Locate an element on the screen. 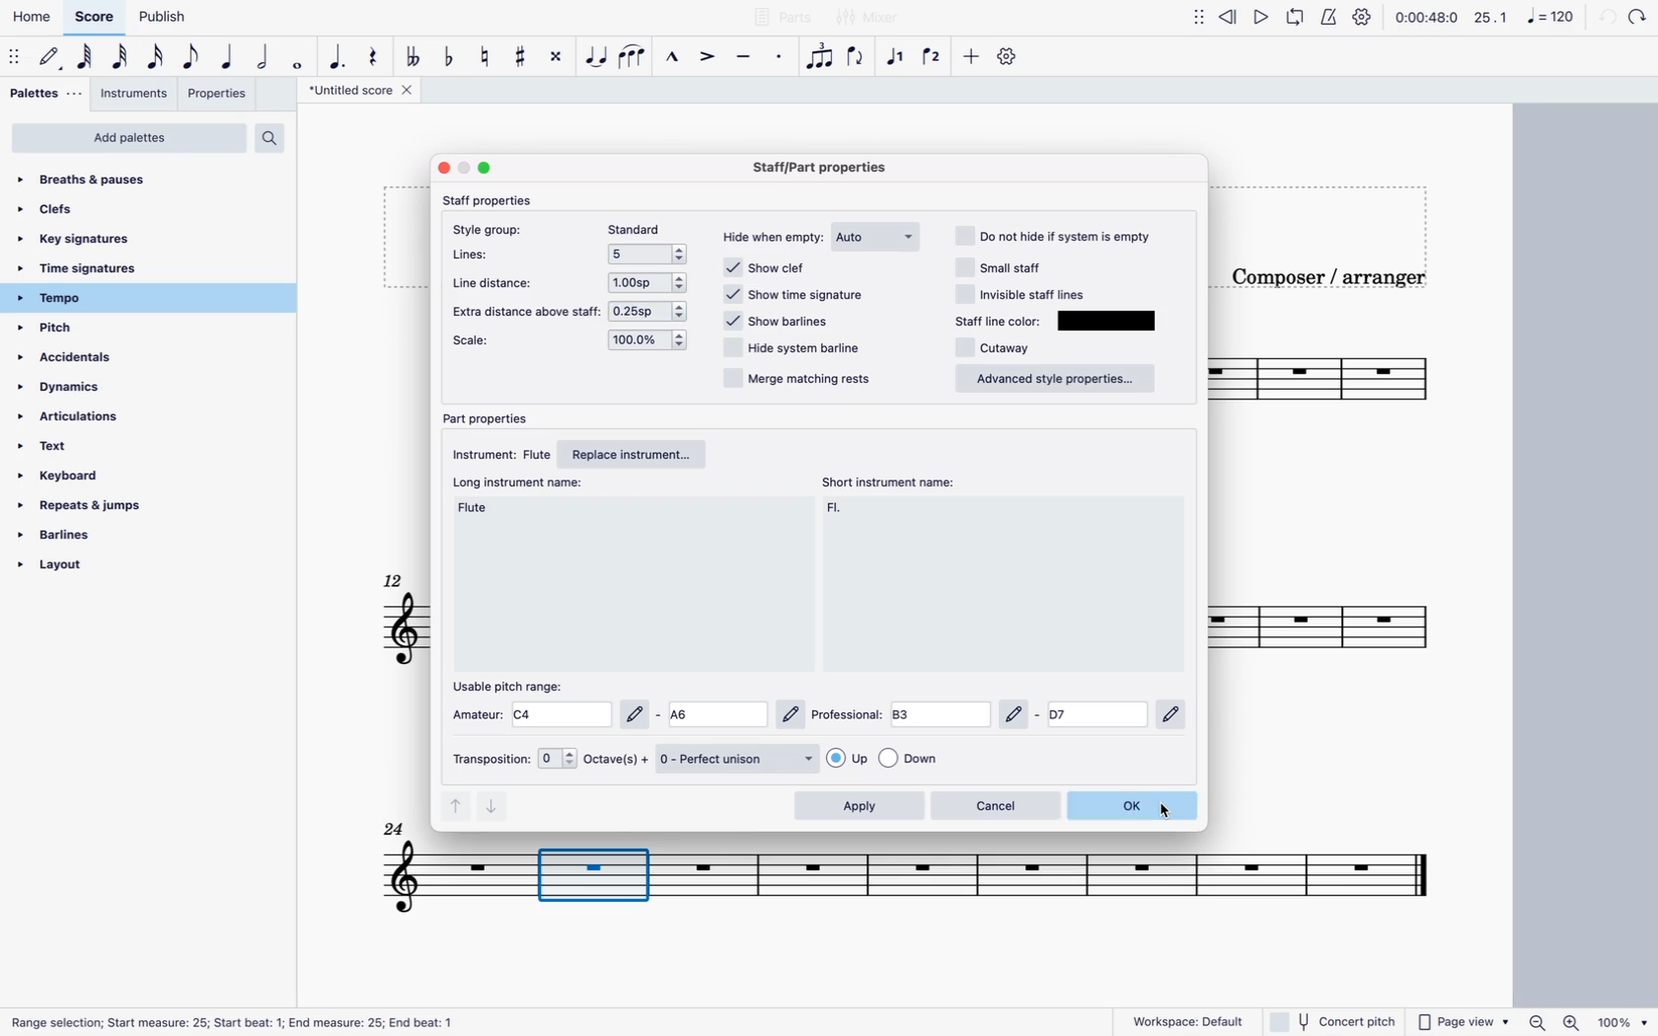  score is located at coordinates (1084, 878).